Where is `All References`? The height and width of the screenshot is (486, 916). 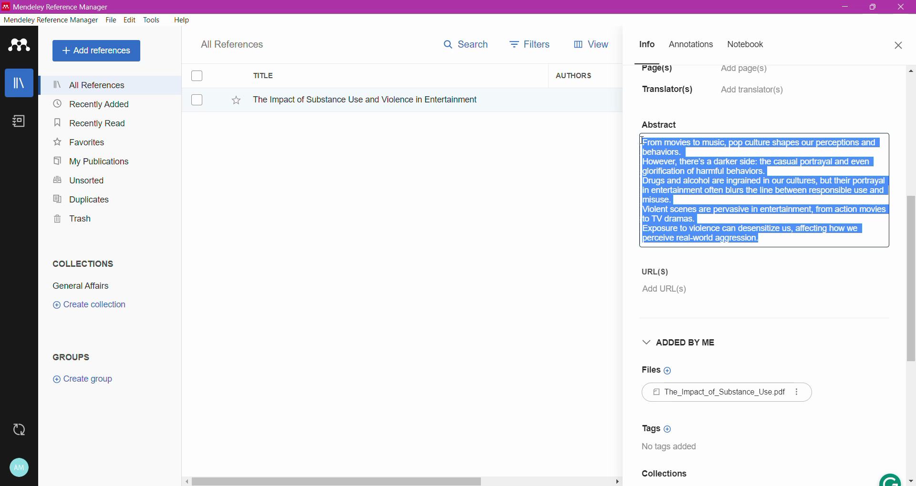 All References is located at coordinates (239, 42).